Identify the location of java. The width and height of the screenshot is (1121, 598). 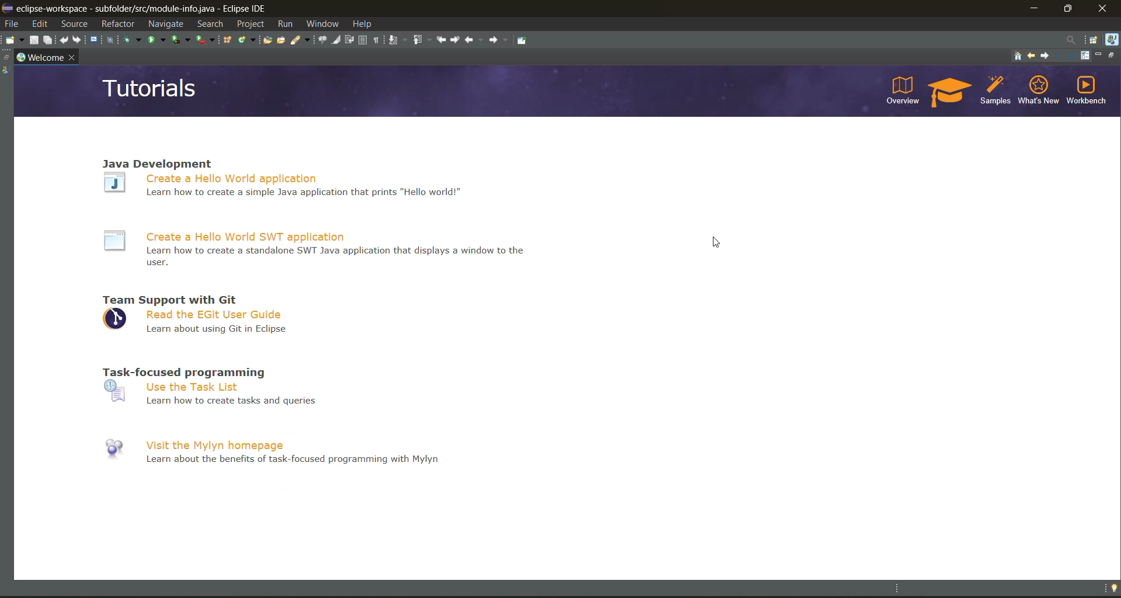
(7, 70).